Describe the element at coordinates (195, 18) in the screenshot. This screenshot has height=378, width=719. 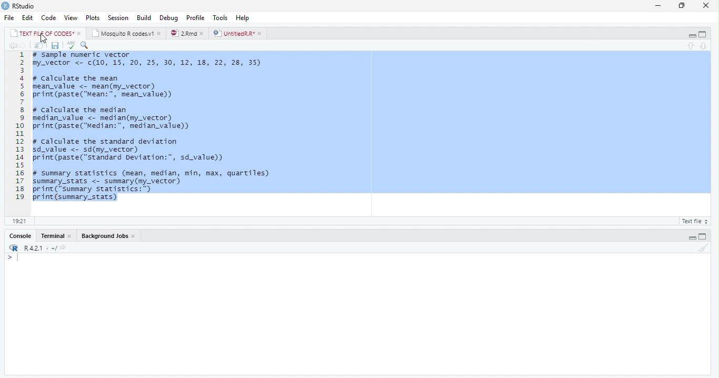
I see `profile` at that location.